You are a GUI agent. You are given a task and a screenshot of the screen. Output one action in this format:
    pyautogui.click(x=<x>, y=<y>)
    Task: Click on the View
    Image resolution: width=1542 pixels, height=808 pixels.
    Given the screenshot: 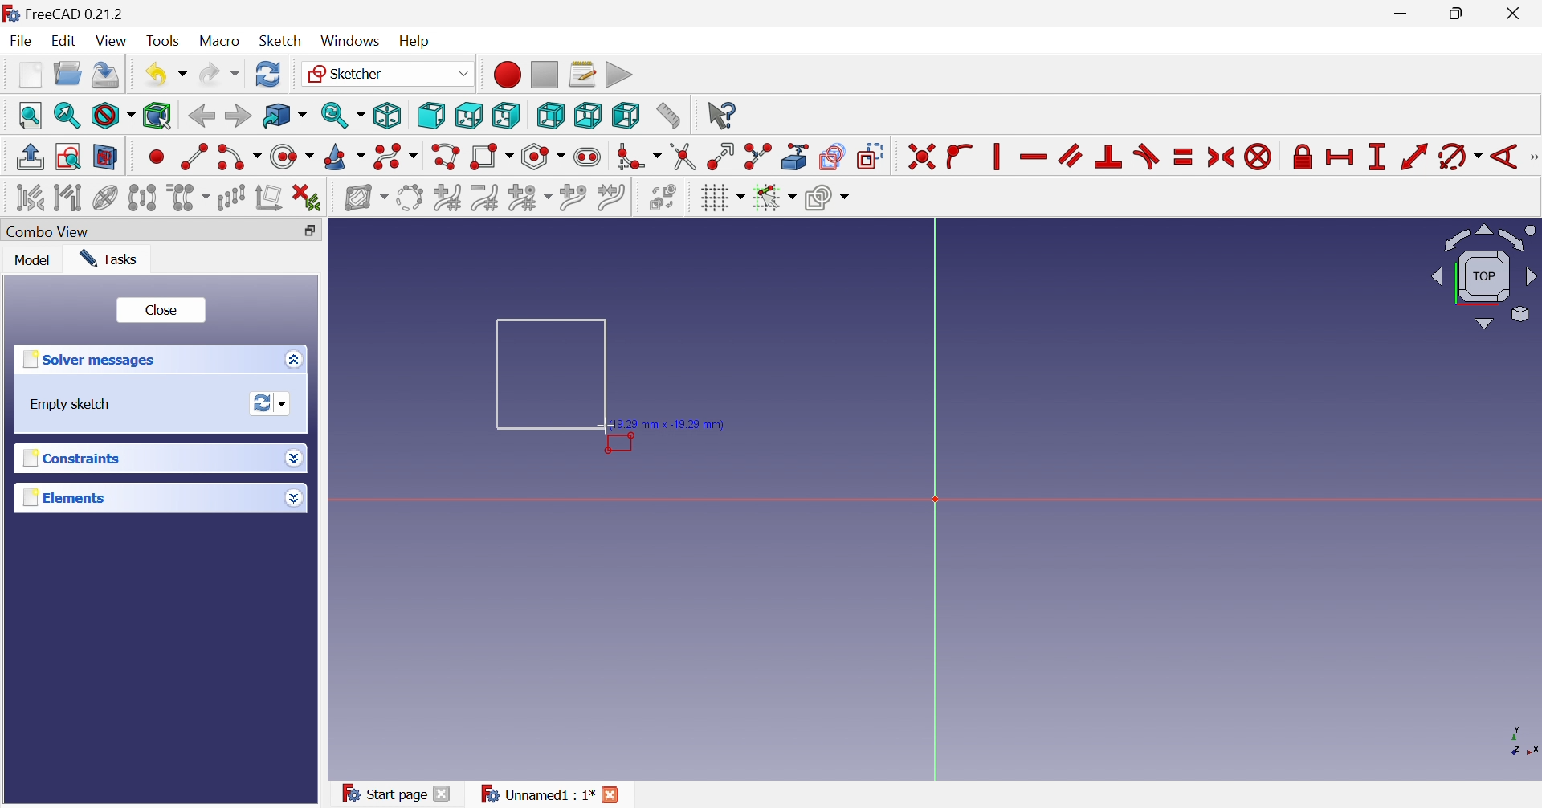 What is the action you would take?
    pyautogui.click(x=113, y=43)
    